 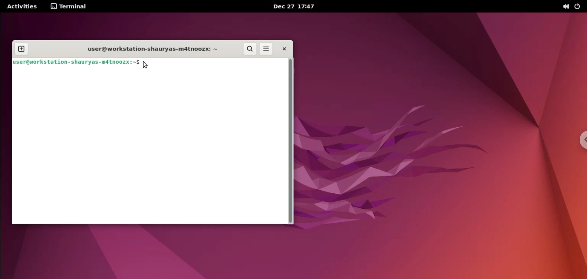 What do you see at coordinates (580, 140) in the screenshot?
I see `chrome options` at bounding box center [580, 140].